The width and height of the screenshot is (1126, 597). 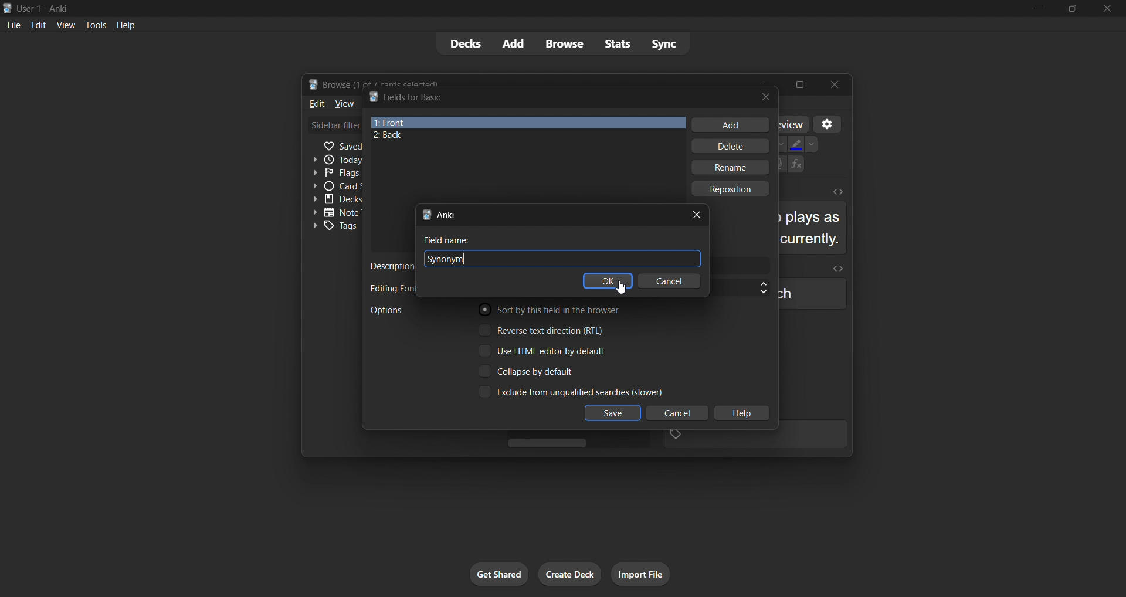 I want to click on Fill color, so click(x=795, y=143).